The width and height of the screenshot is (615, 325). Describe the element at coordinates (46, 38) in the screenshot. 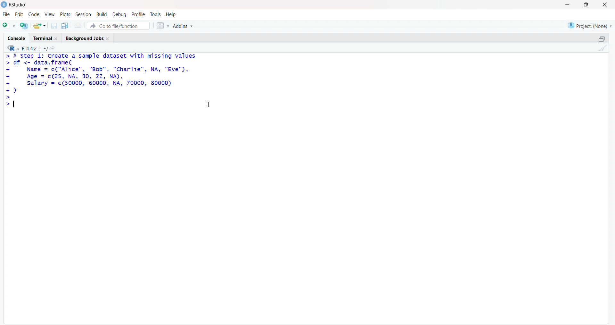

I see `Terminal` at that location.